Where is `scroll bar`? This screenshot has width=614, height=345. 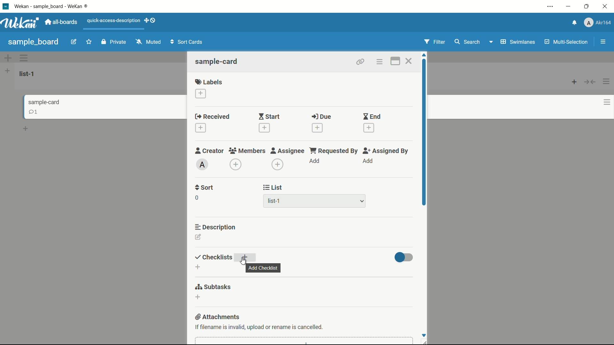
scroll bar is located at coordinates (425, 133).